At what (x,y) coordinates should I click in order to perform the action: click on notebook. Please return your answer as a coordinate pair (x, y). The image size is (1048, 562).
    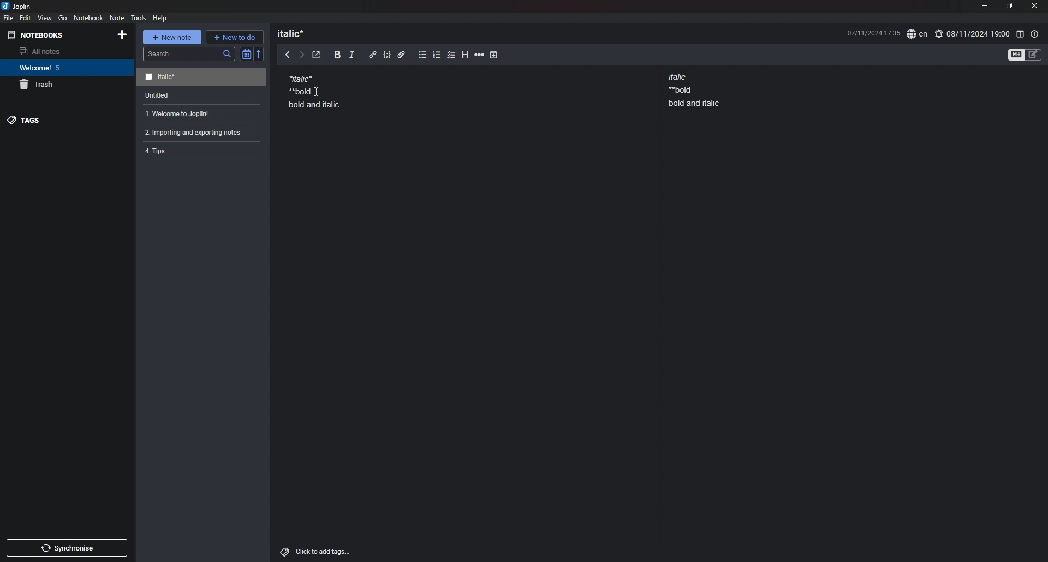
    Looking at the image, I should click on (65, 68).